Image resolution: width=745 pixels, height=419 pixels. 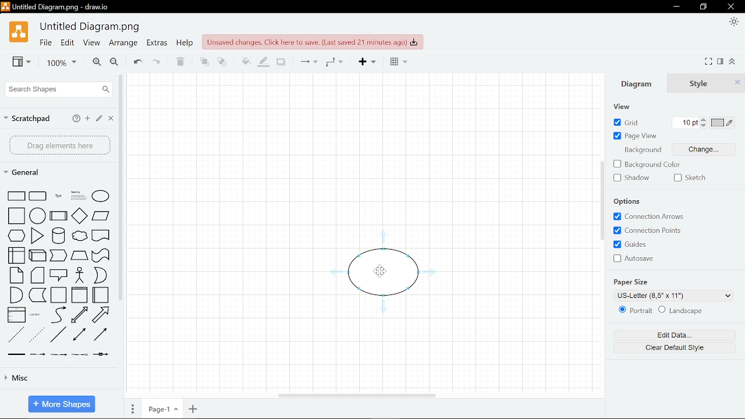 I want to click on Drag elements here, so click(x=61, y=145).